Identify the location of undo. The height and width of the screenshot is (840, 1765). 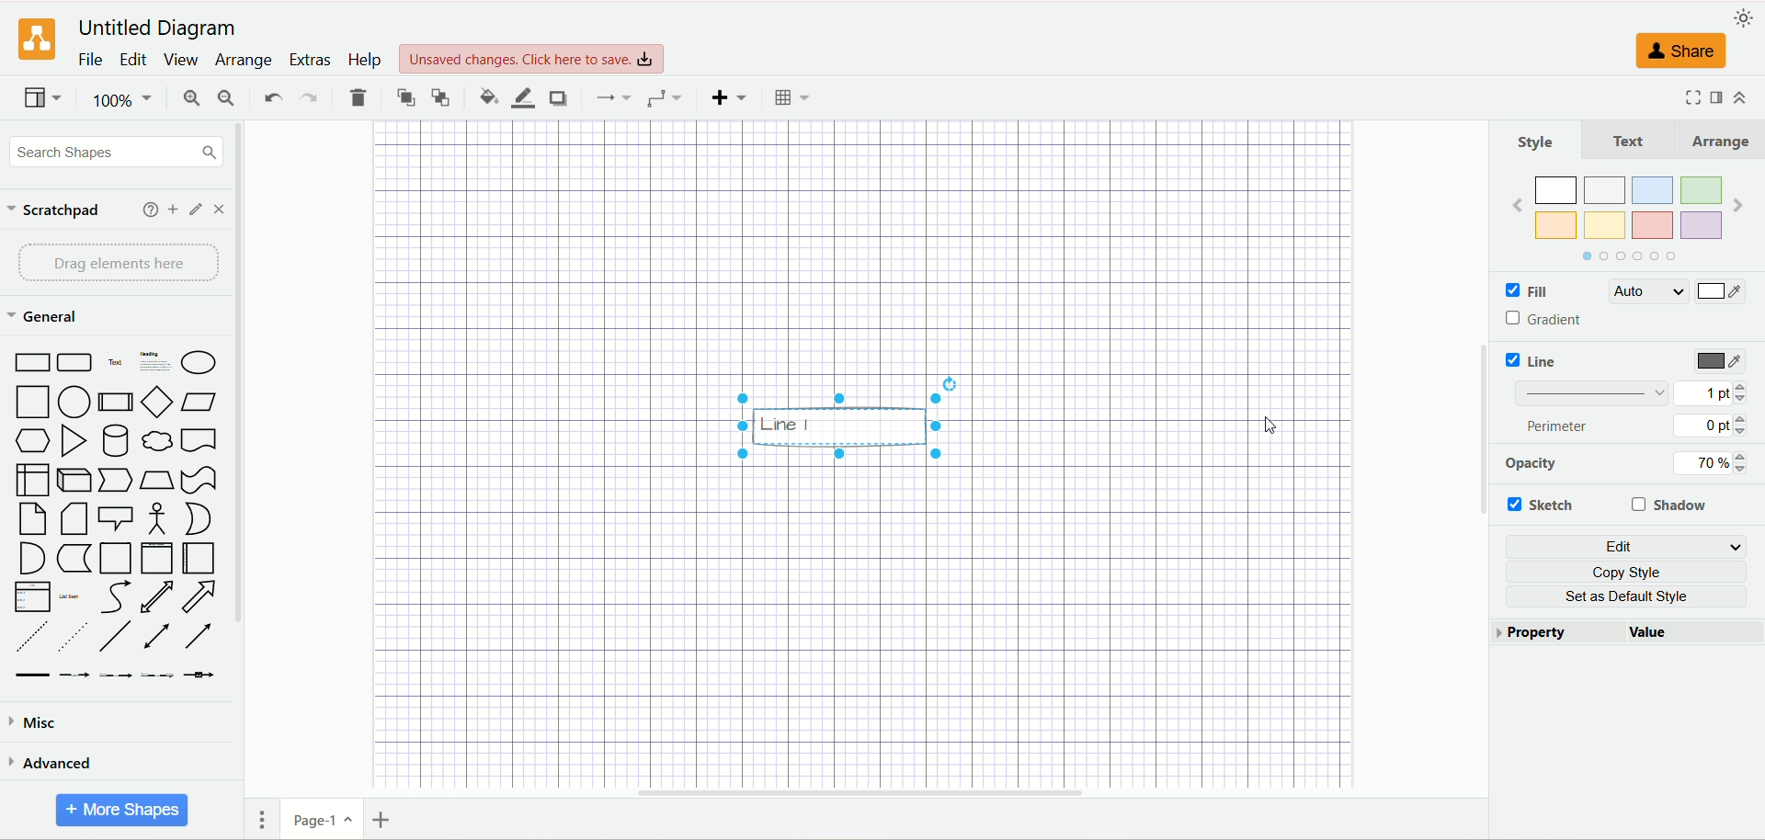
(269, 97).